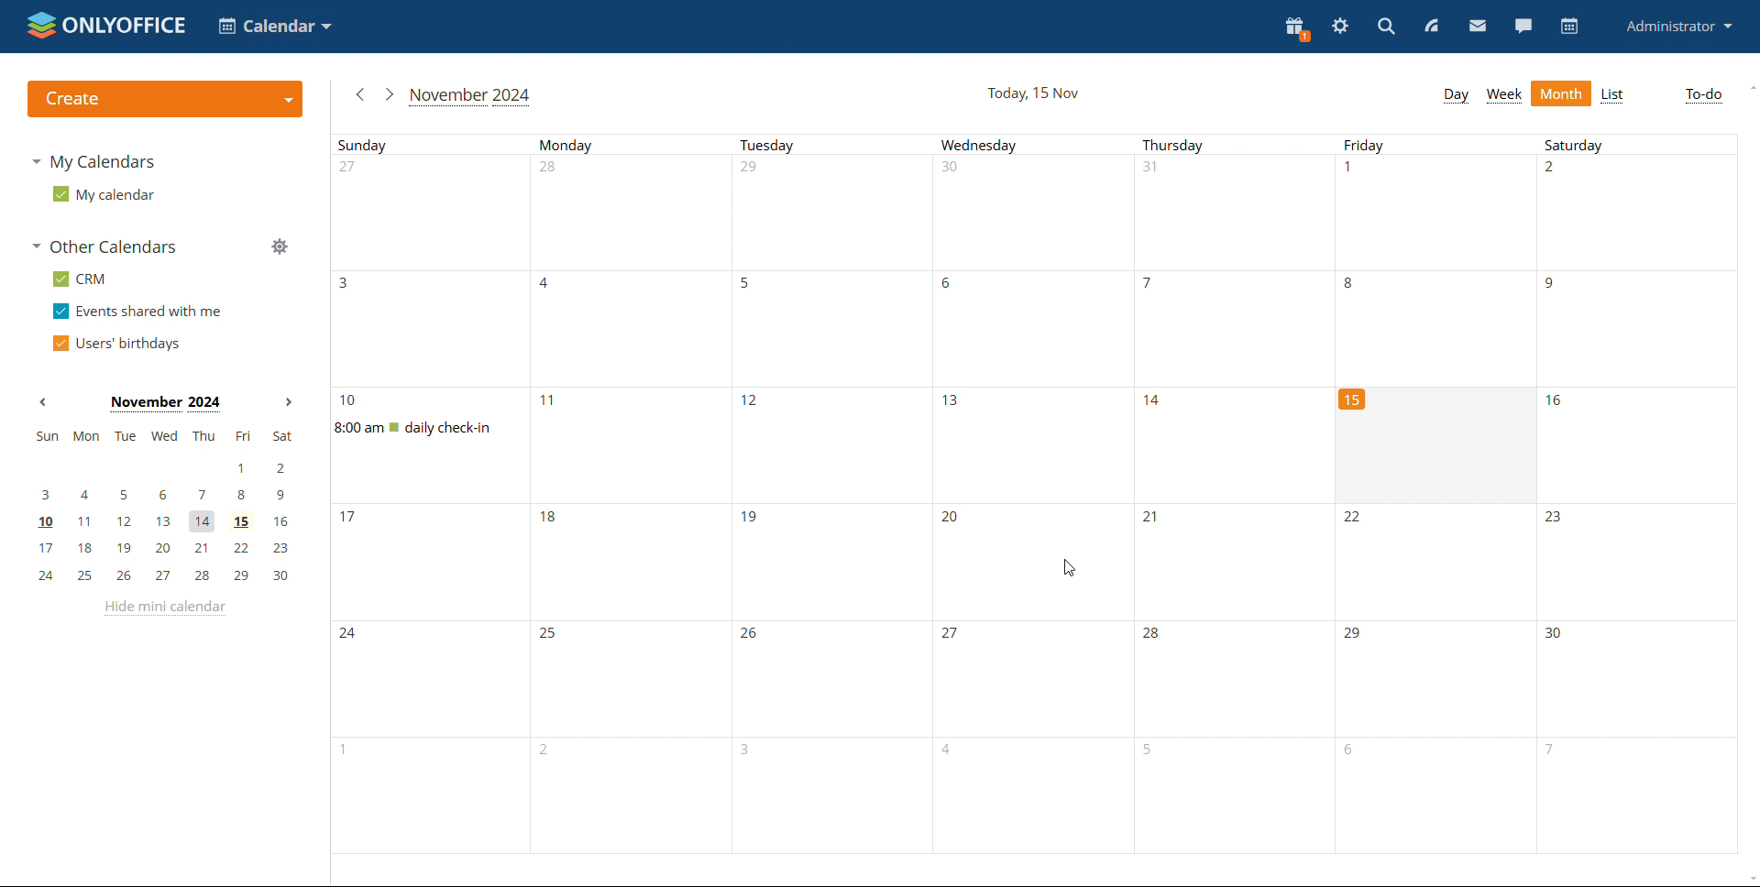 The height and width of the screenshot is (887, 1760). Describe the element at coordinates (1561, 94) in the screenshot. I see `month view` at that location.